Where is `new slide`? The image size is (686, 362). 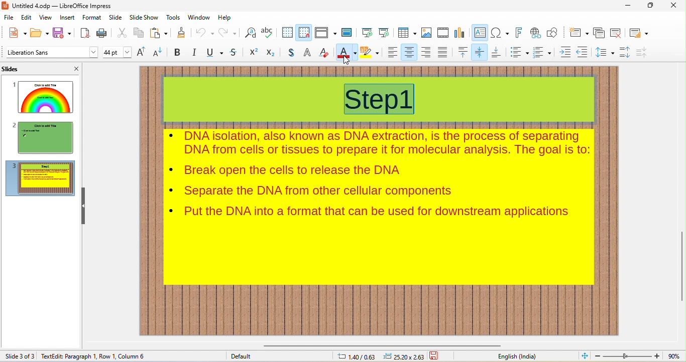
new slide is located at coordinates (579, 33).